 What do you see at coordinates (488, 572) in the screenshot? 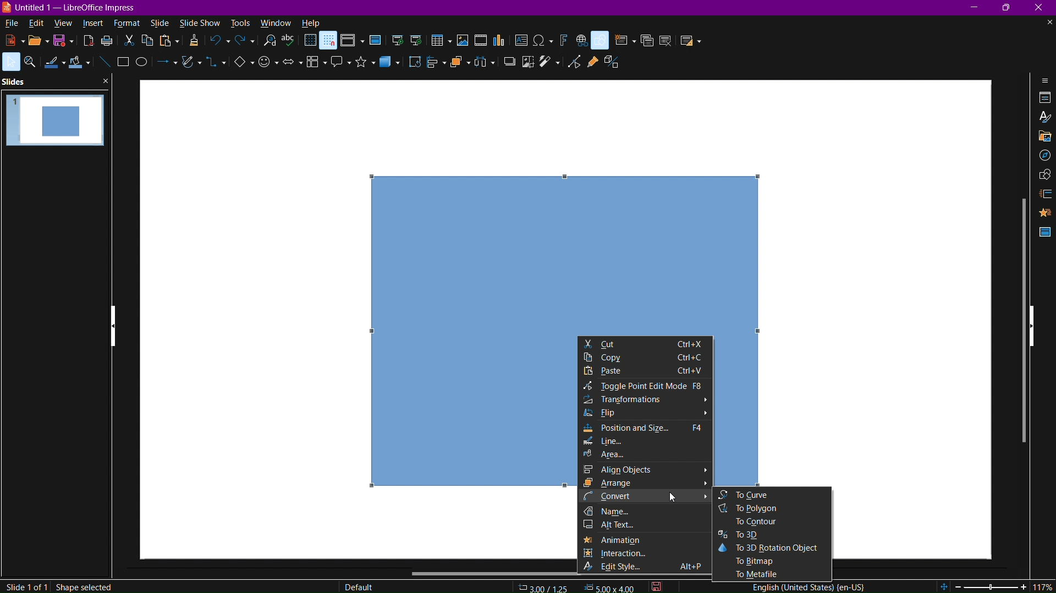
I see `Scrollbar` at bounding box center [488, 572].